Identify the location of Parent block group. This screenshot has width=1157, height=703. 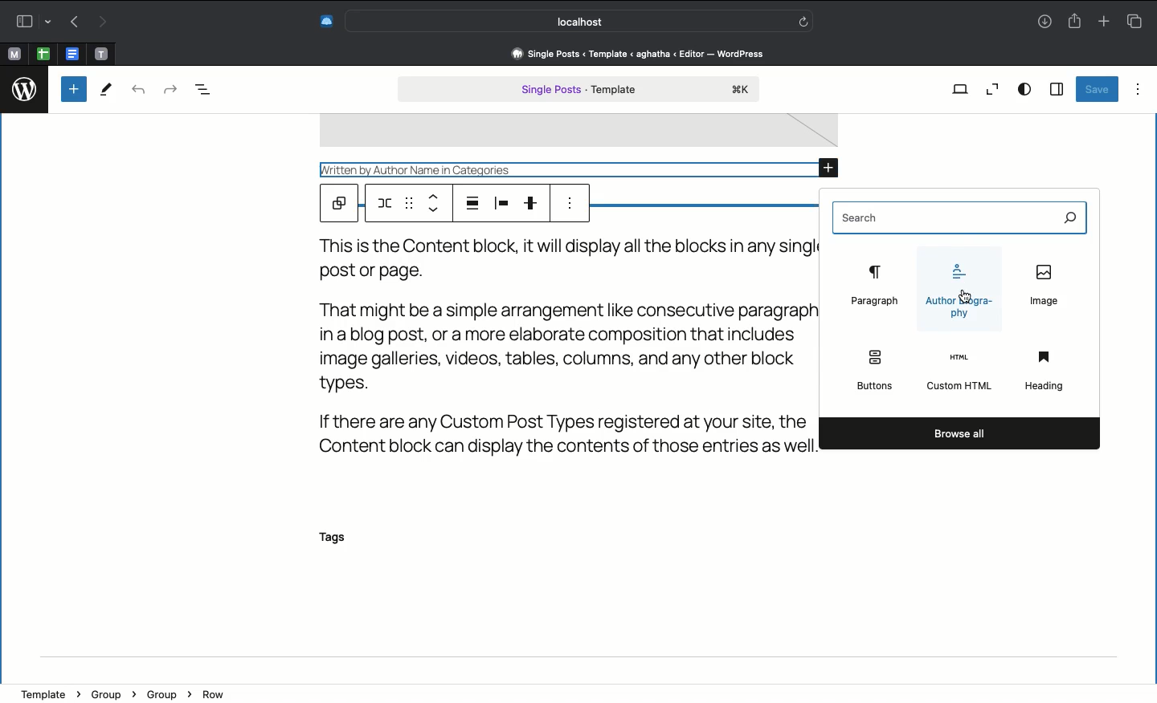
(338, 204).